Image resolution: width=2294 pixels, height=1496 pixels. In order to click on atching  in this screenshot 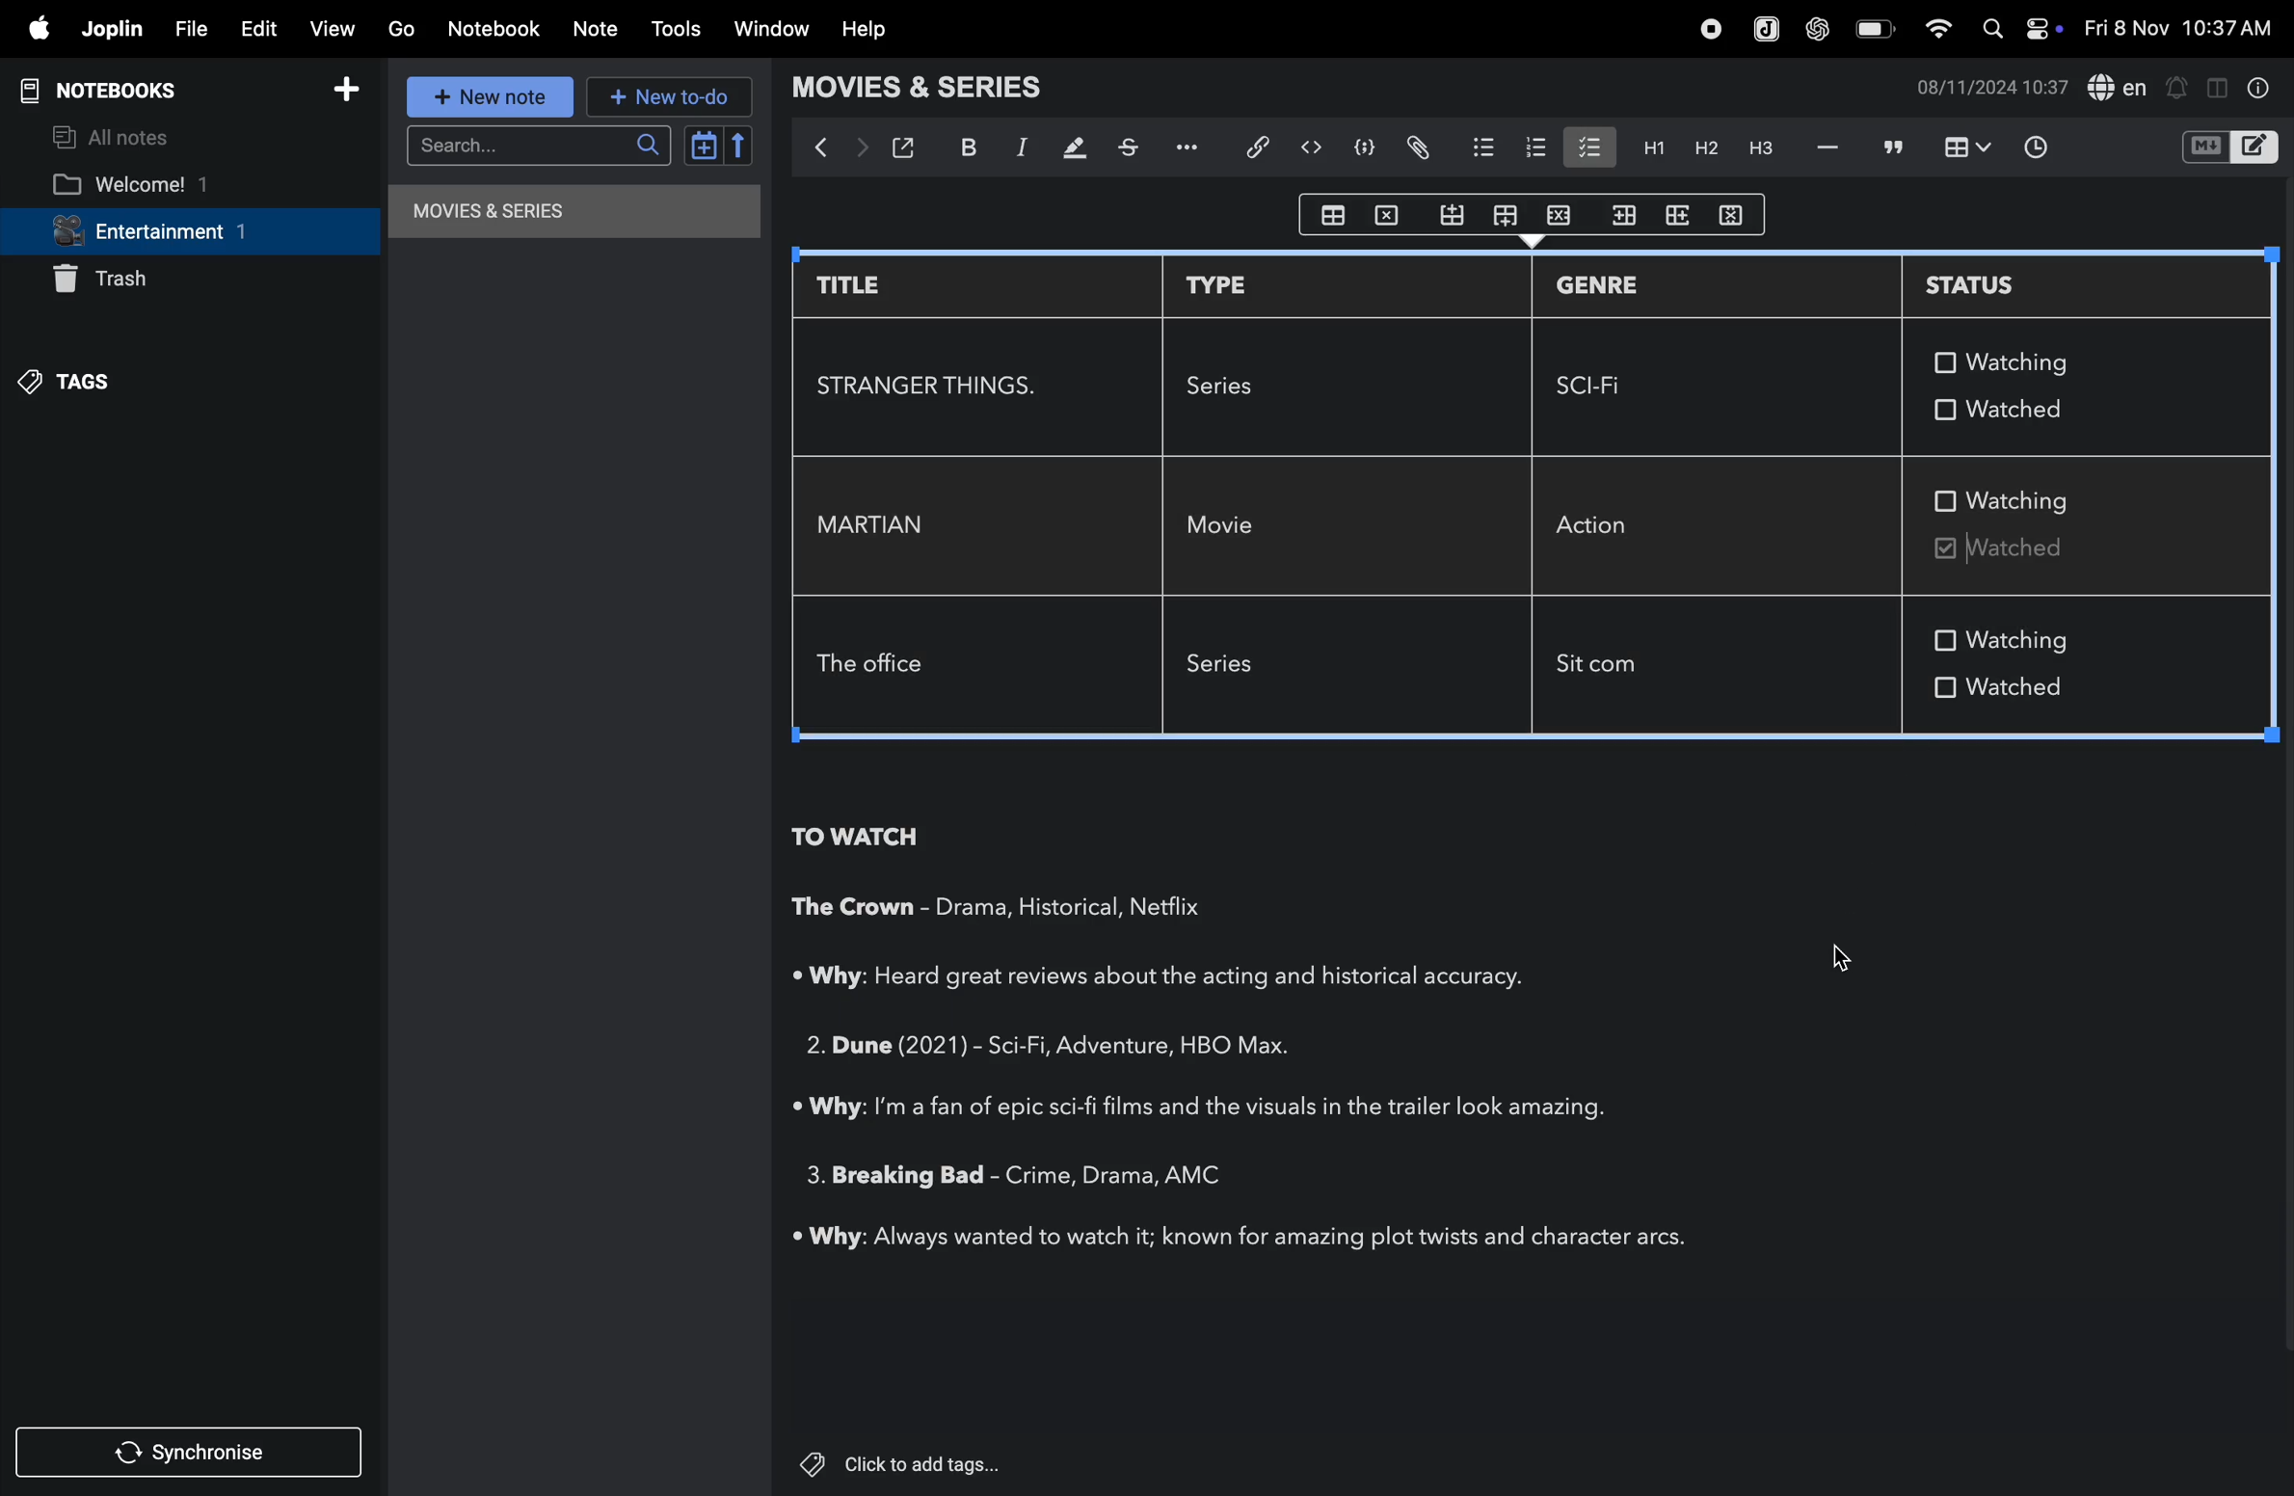, I will do `click(2019, 361)`.